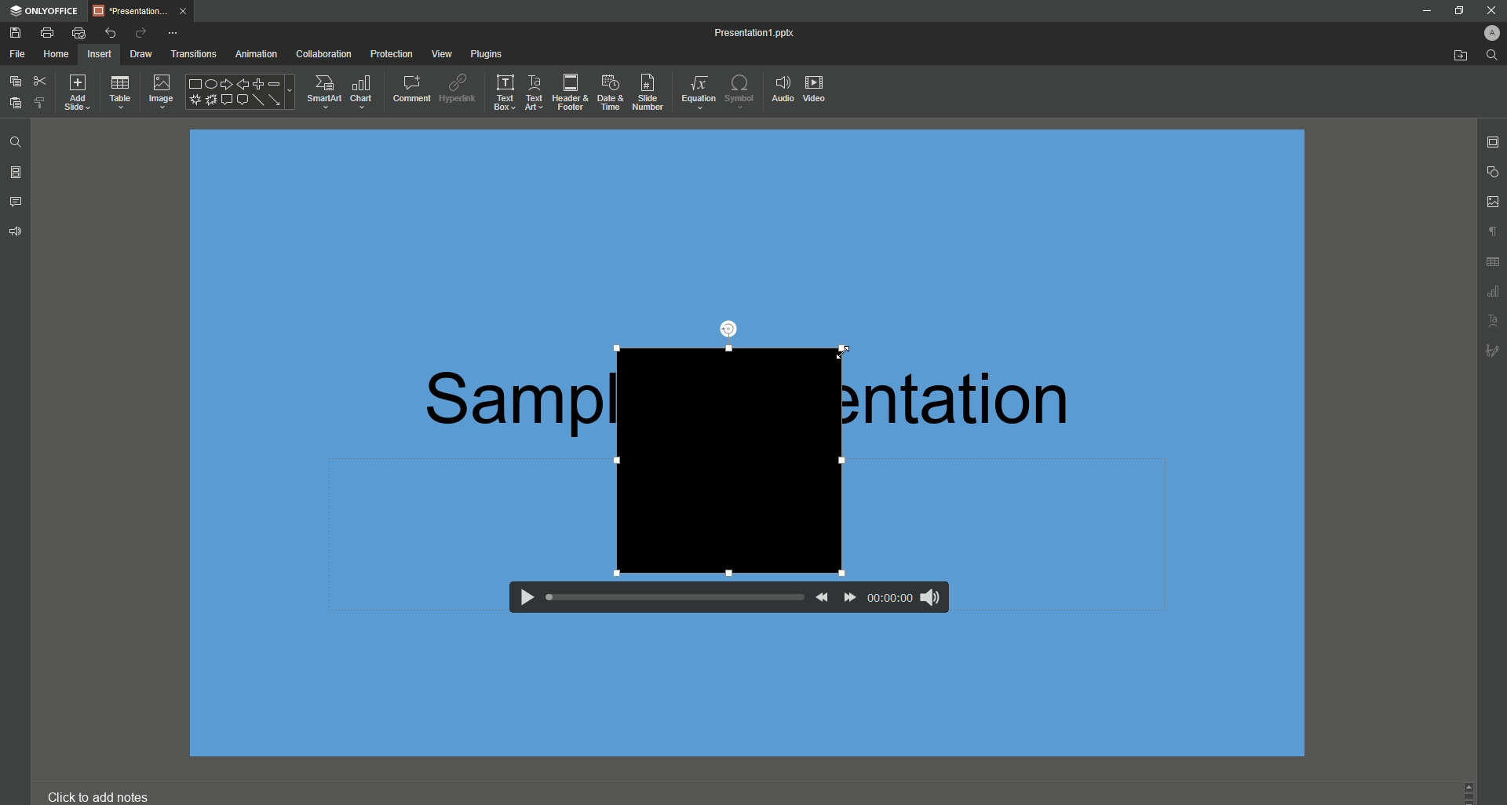  Describe the element at coordinates (16, 235) in the screenshot. I see `Feedback` at that location.